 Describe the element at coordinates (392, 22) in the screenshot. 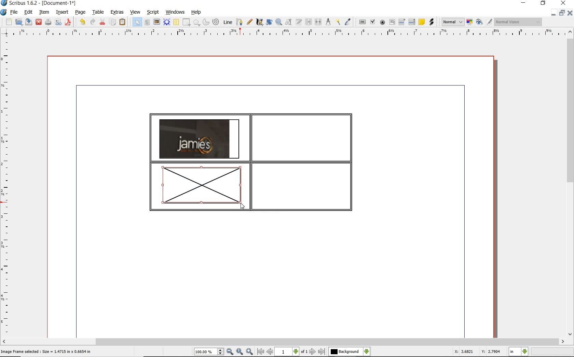

I see `pdf text field` at that location.